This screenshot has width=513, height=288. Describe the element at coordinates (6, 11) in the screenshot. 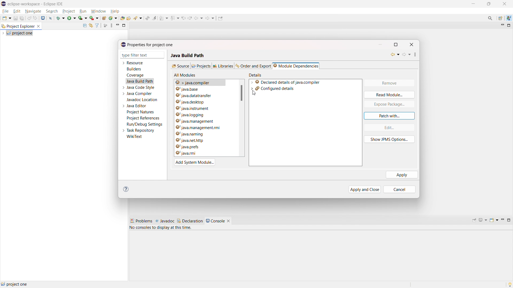

I see `file` at that location.